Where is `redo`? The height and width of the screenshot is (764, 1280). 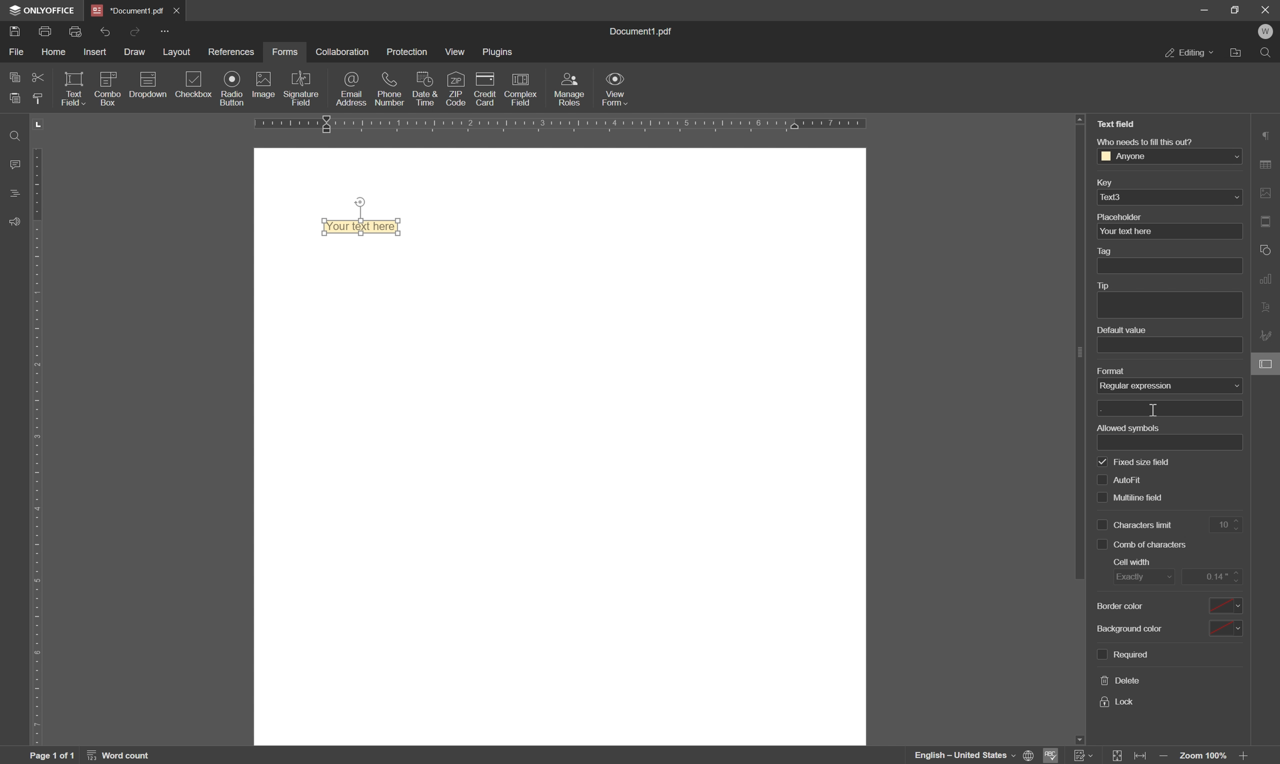 redo is located at coordinates (136, 30).